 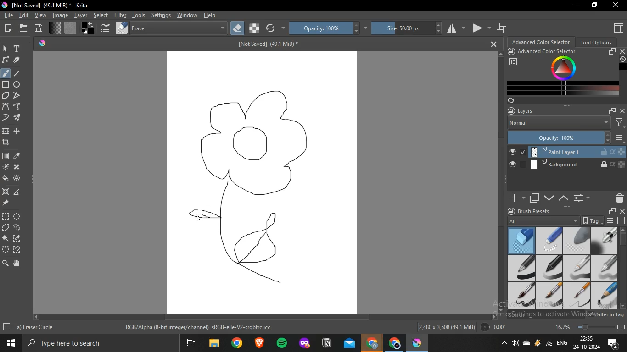 I want to click on b) Basic-6 Details, so click(x=39, y=327).